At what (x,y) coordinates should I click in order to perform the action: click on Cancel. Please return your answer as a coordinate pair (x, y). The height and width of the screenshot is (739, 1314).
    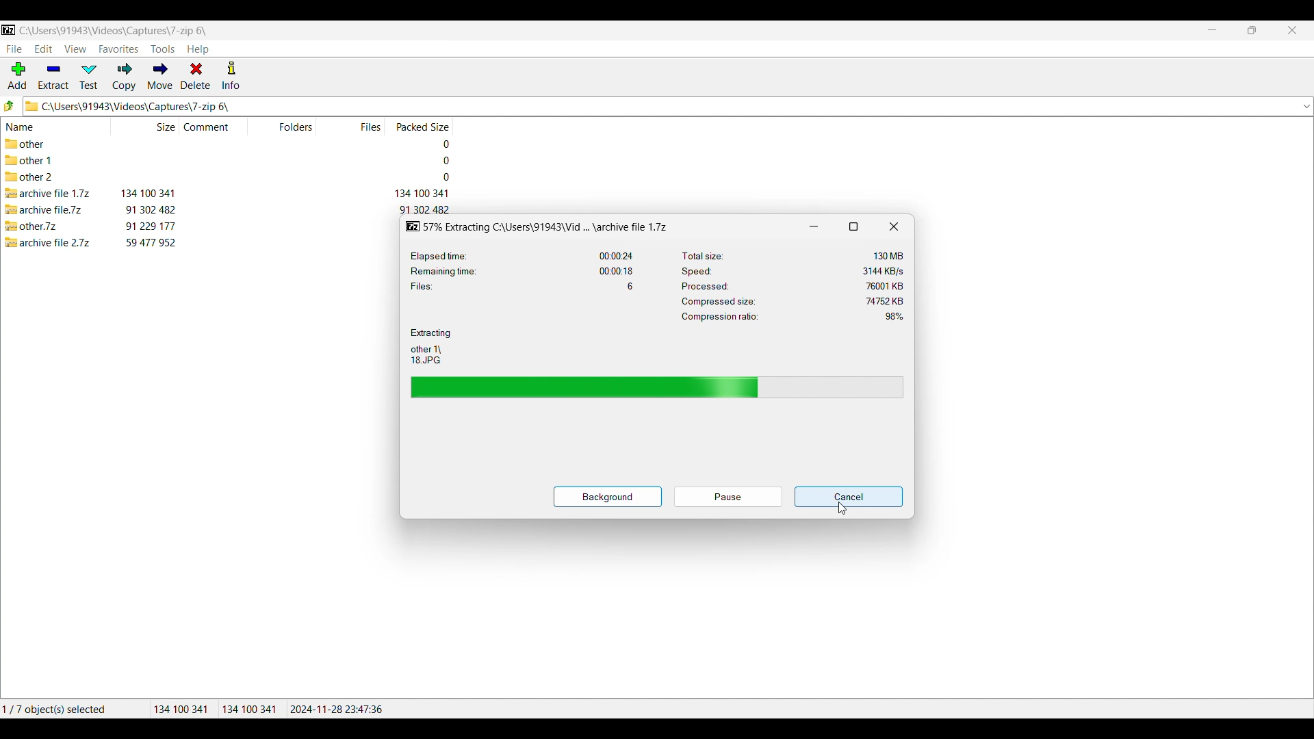
    Looking at the image, I should click on (849, 497).